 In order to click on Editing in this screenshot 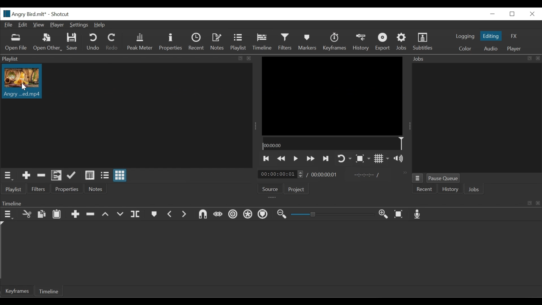, I will do `click(491, 36)`.